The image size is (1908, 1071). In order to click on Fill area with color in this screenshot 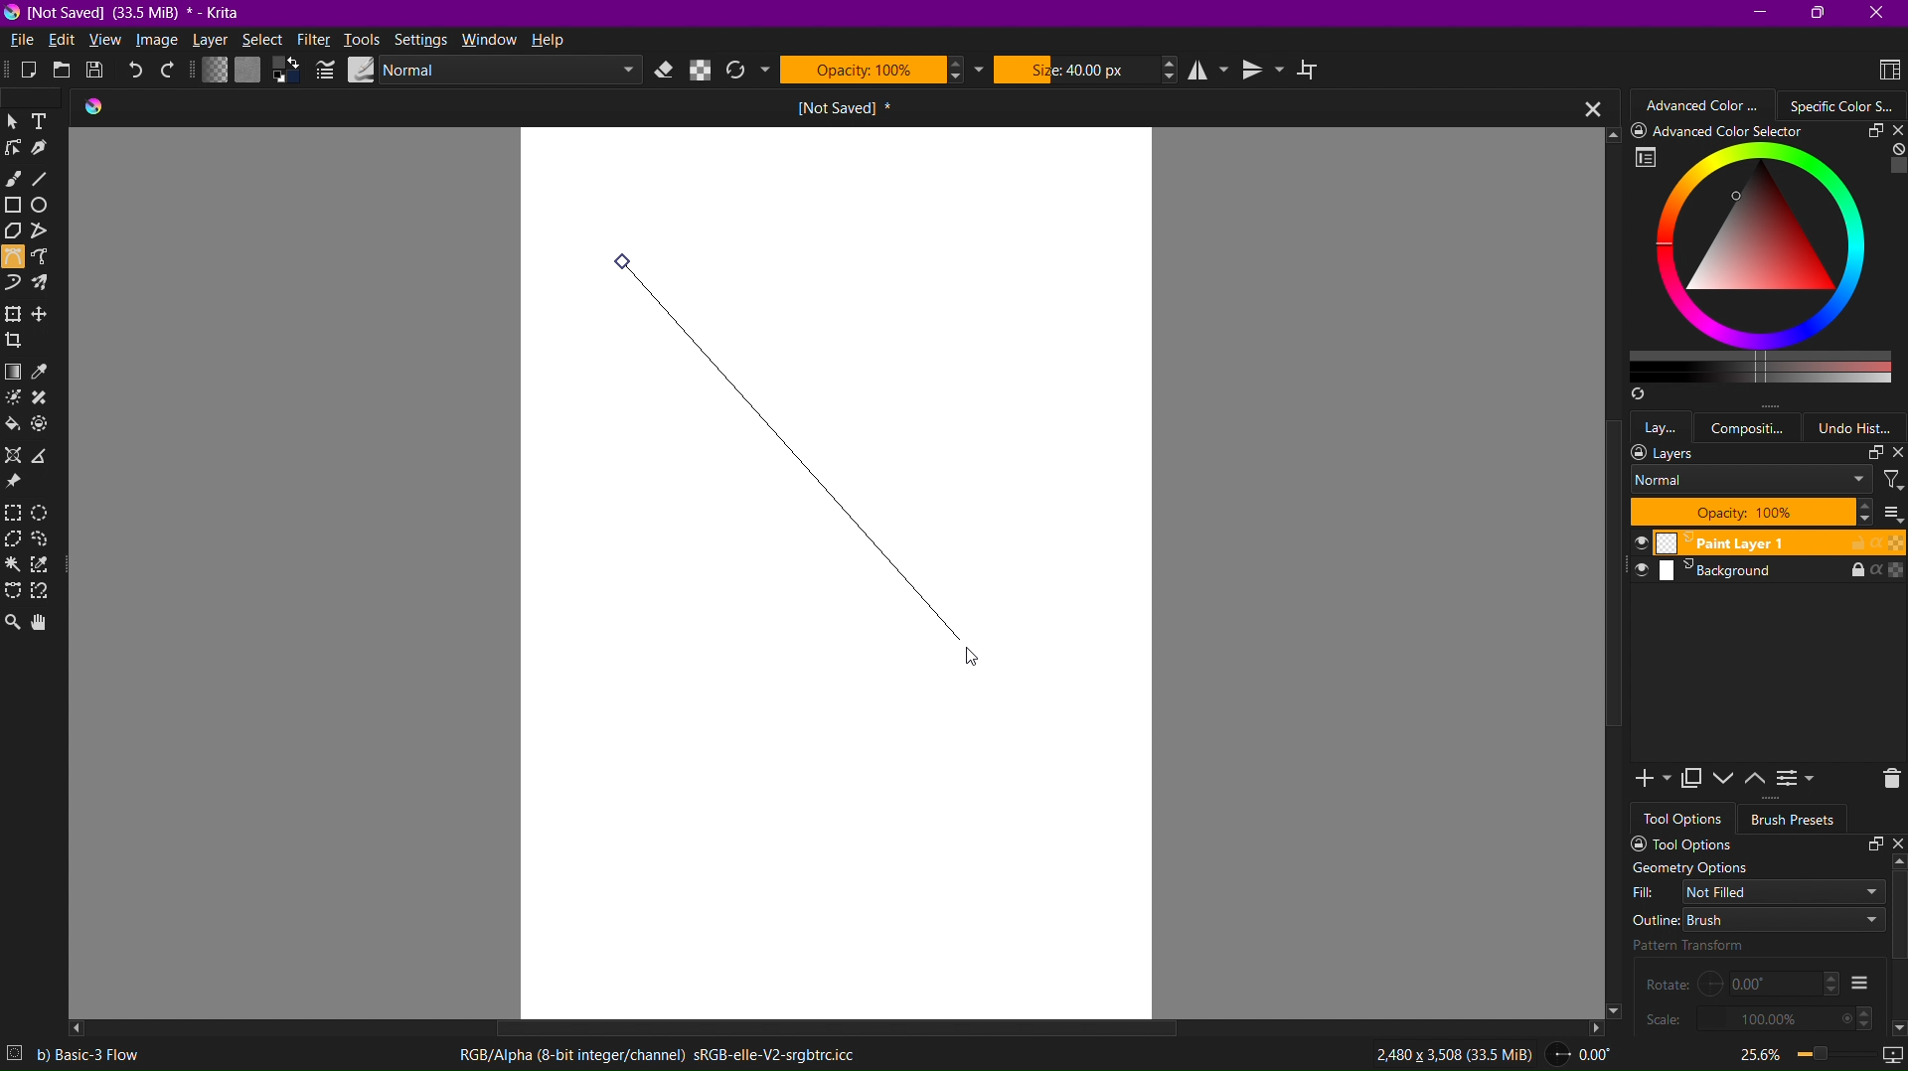, I will do `click(14, 425)`.